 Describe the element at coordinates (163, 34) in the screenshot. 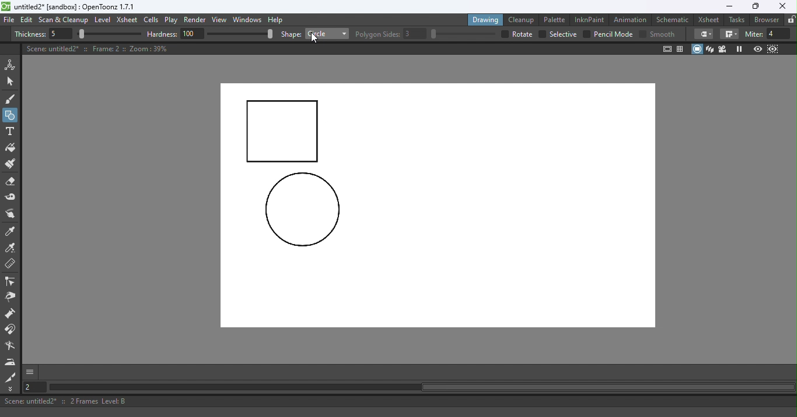

I see `hardness` at that location.